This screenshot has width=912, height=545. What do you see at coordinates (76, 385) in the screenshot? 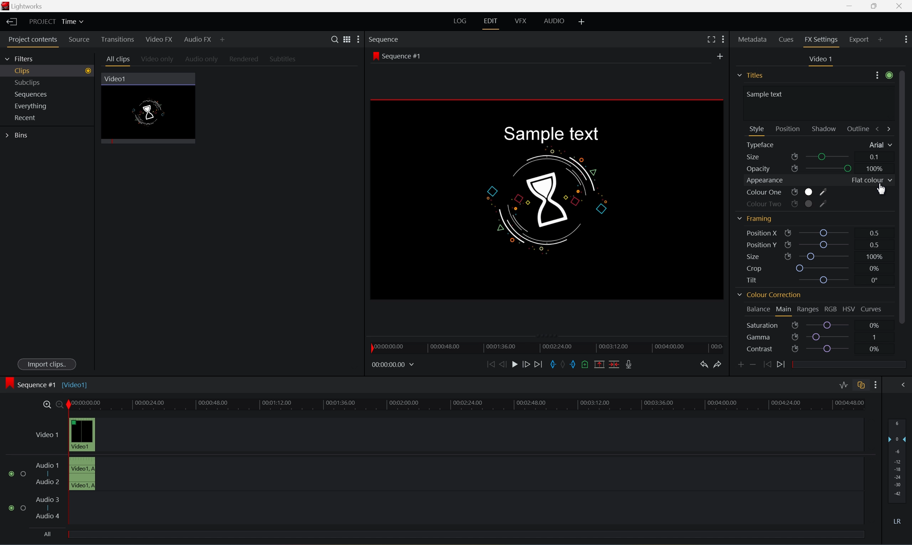
I see `Video1` at bounding box center [76, 385].